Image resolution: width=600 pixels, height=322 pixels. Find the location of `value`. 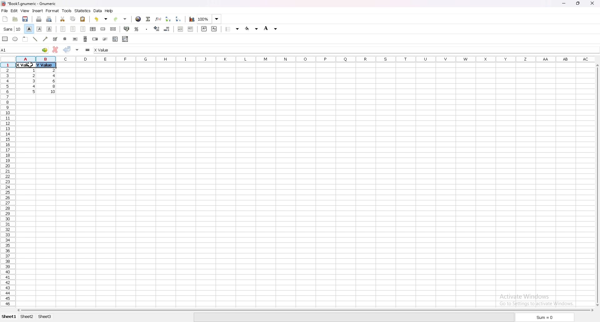

value is located at coordinates (54, 81).